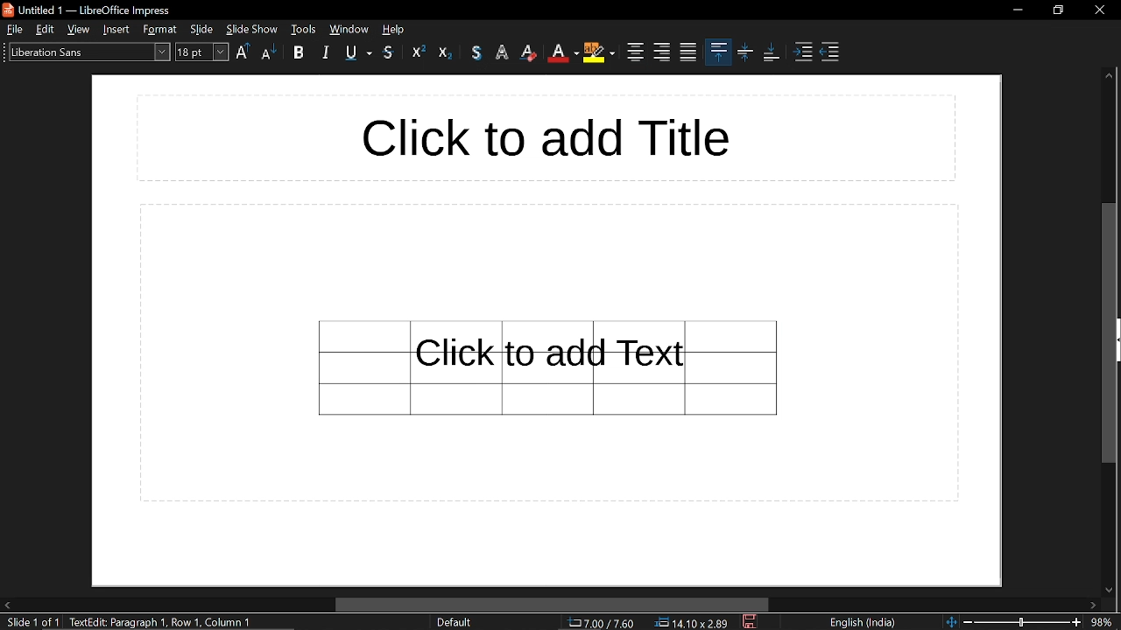 The image size is (1121, 630). Describe the element at coordinates (160, 30) in the screenshot. I see `format` at that location.